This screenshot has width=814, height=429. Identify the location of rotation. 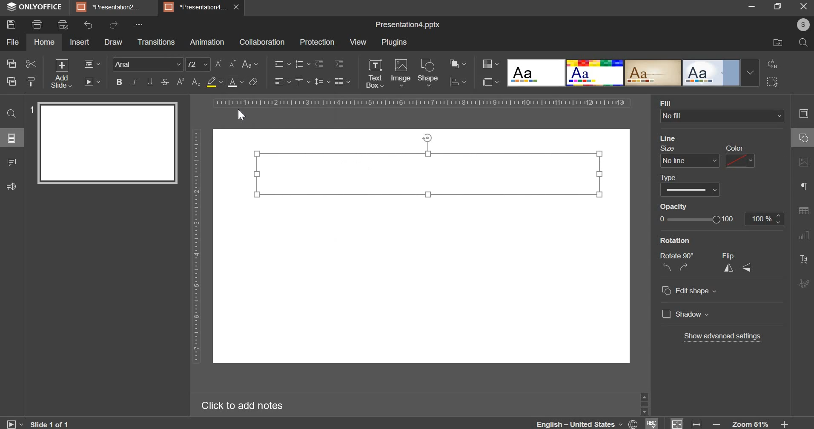
(703, 241).